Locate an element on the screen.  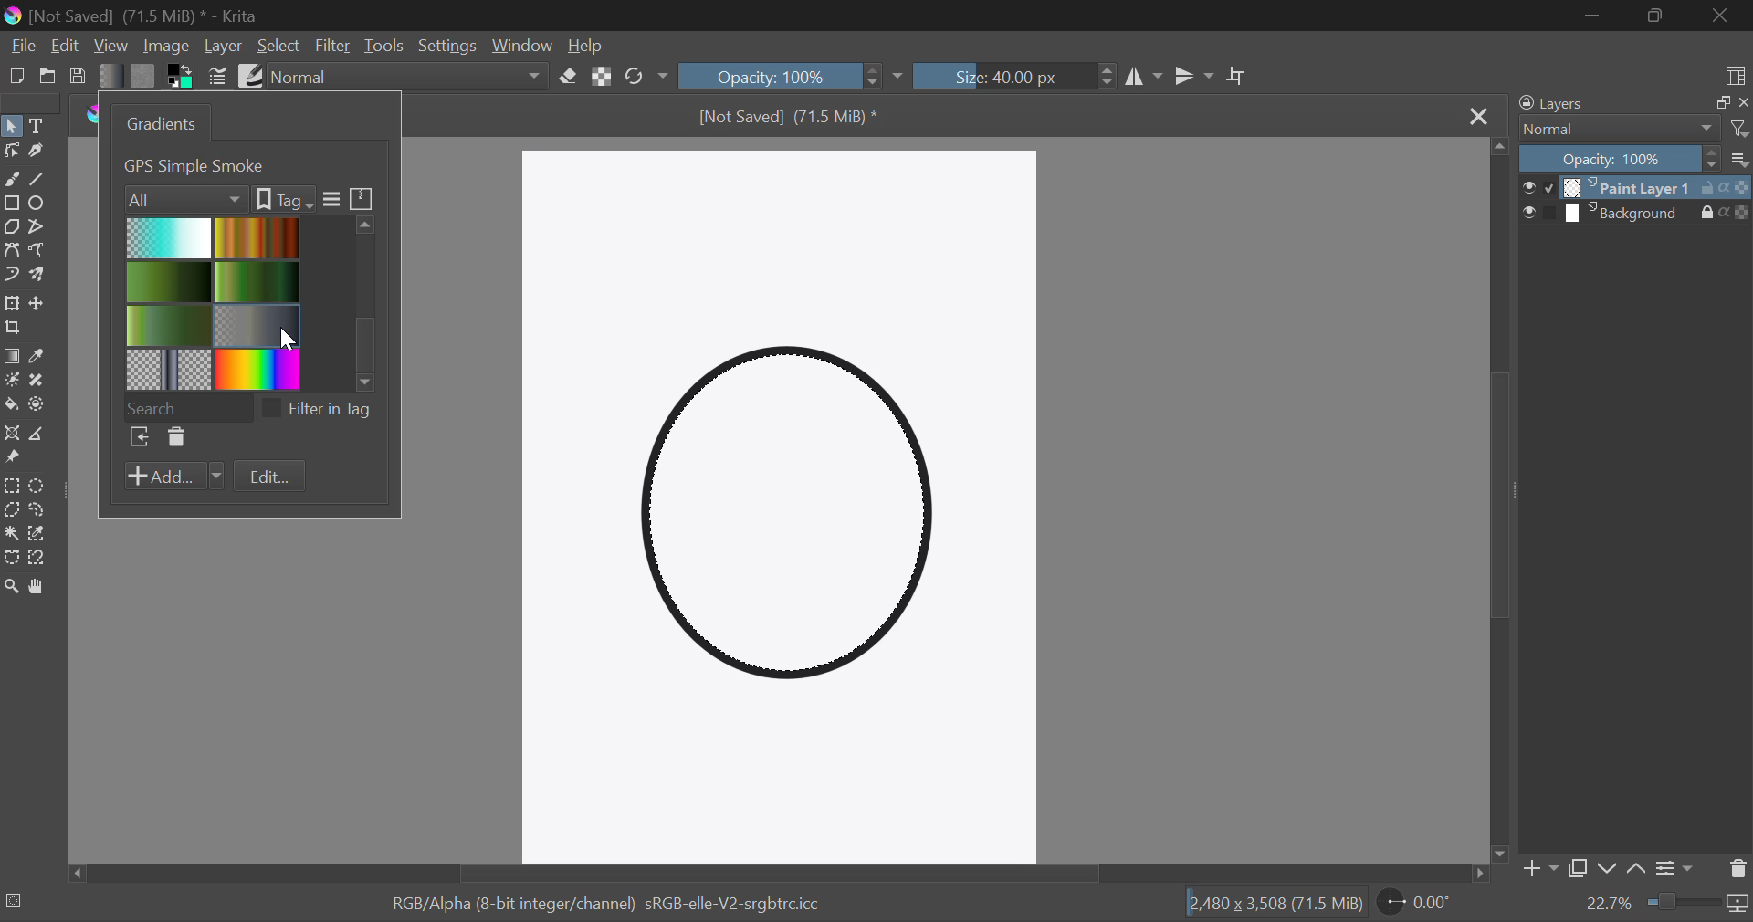
layer 1 is located at coordinates (1629, 188).